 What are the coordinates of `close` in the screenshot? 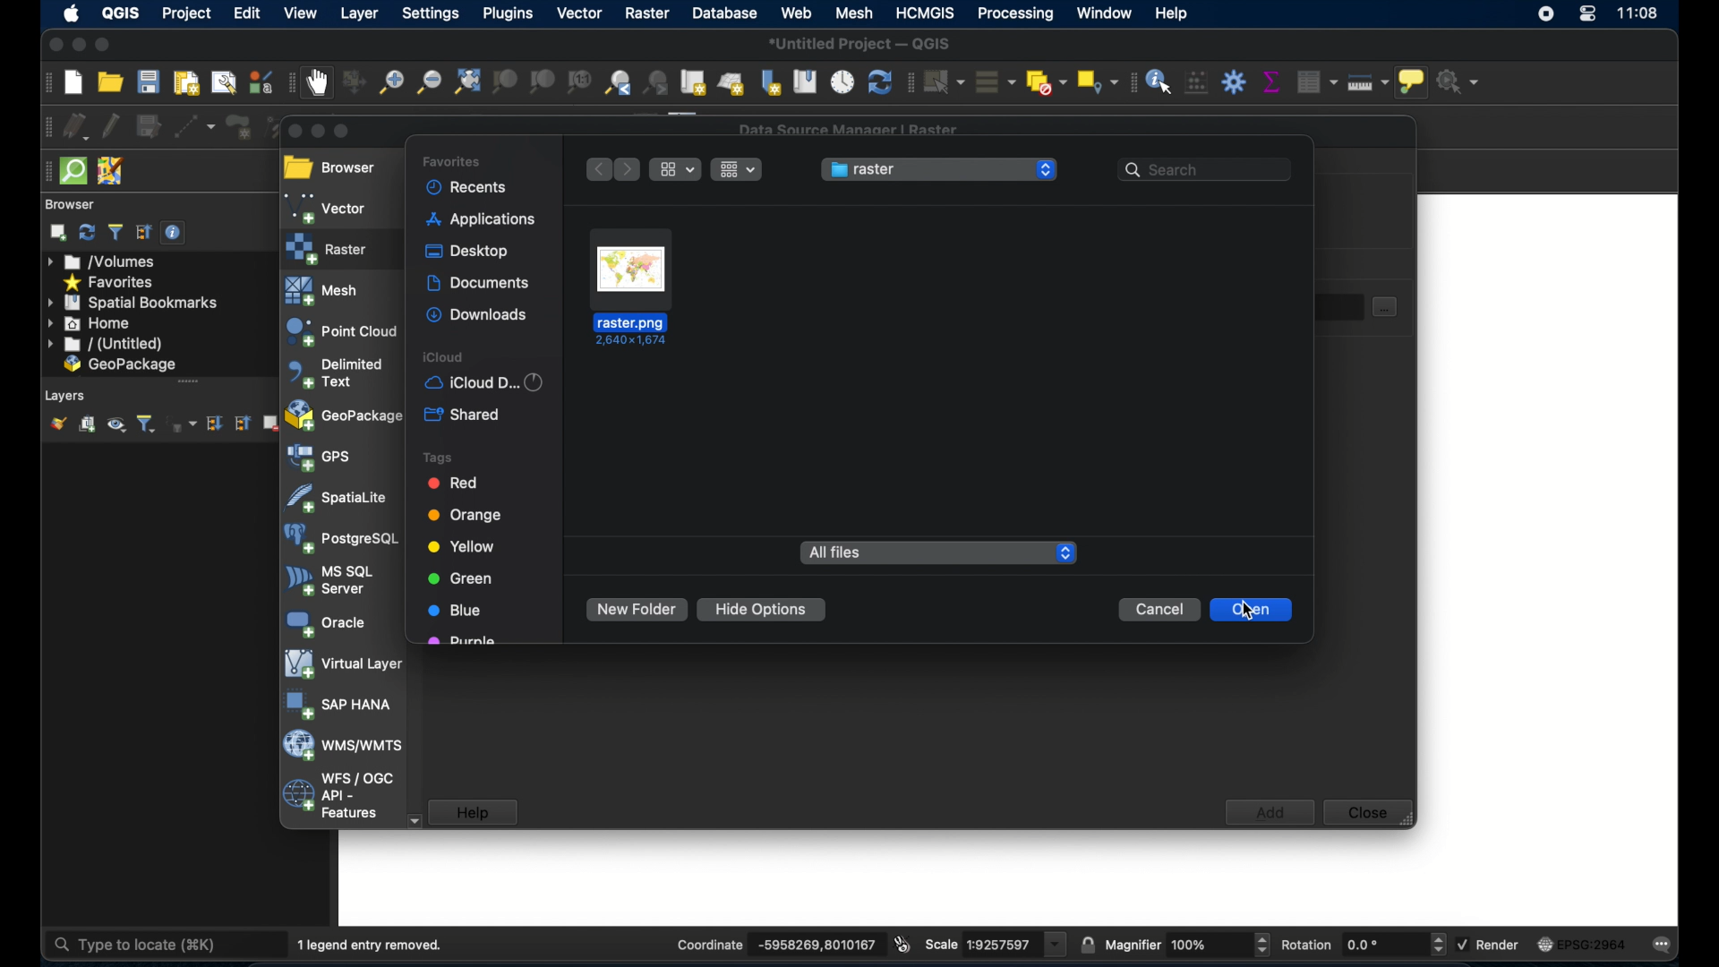 It's located at (292, 131).